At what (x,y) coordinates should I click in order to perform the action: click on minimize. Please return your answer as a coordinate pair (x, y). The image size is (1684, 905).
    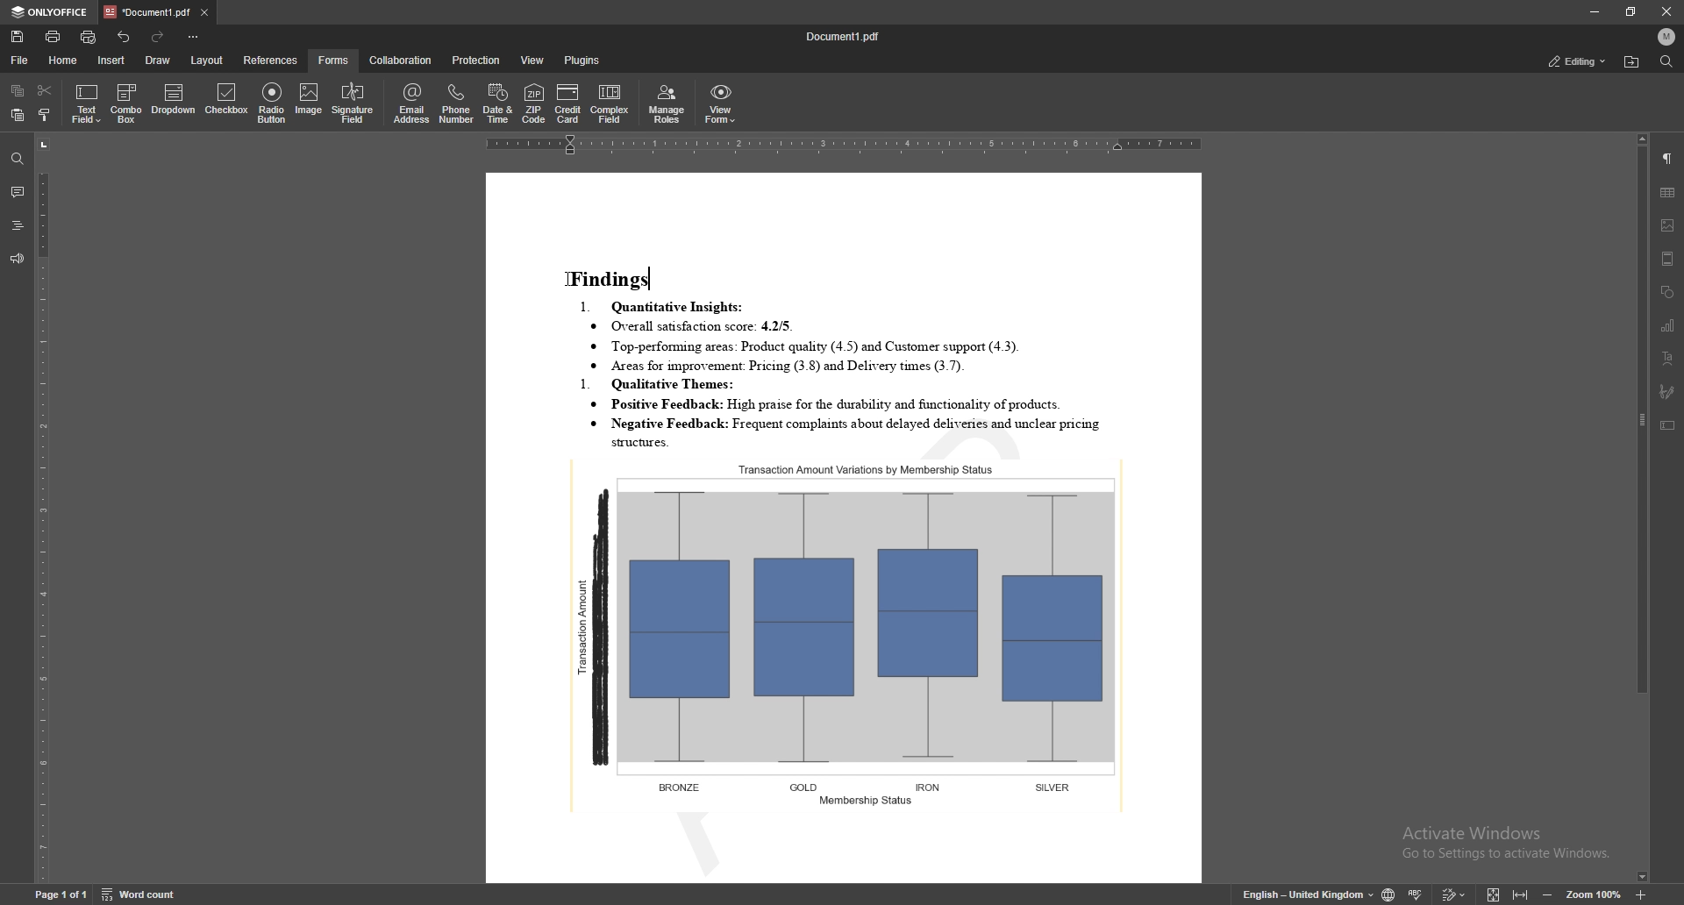
    Looking at the image, I should click on (1593, 11).